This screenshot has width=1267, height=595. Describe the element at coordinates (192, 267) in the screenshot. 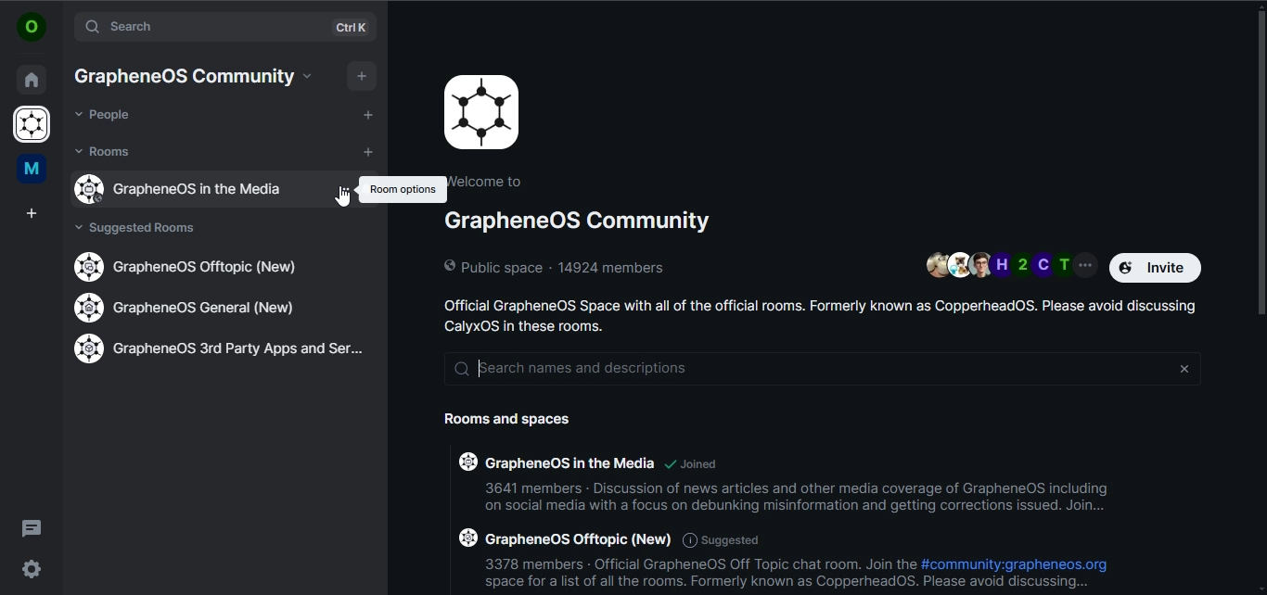

I see `grapheneOS offtopic` at that location.